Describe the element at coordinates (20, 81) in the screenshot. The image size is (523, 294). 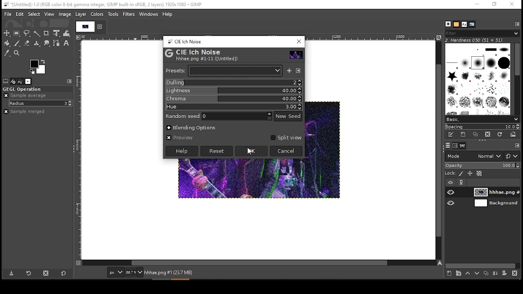
I see `undo history` at that location.